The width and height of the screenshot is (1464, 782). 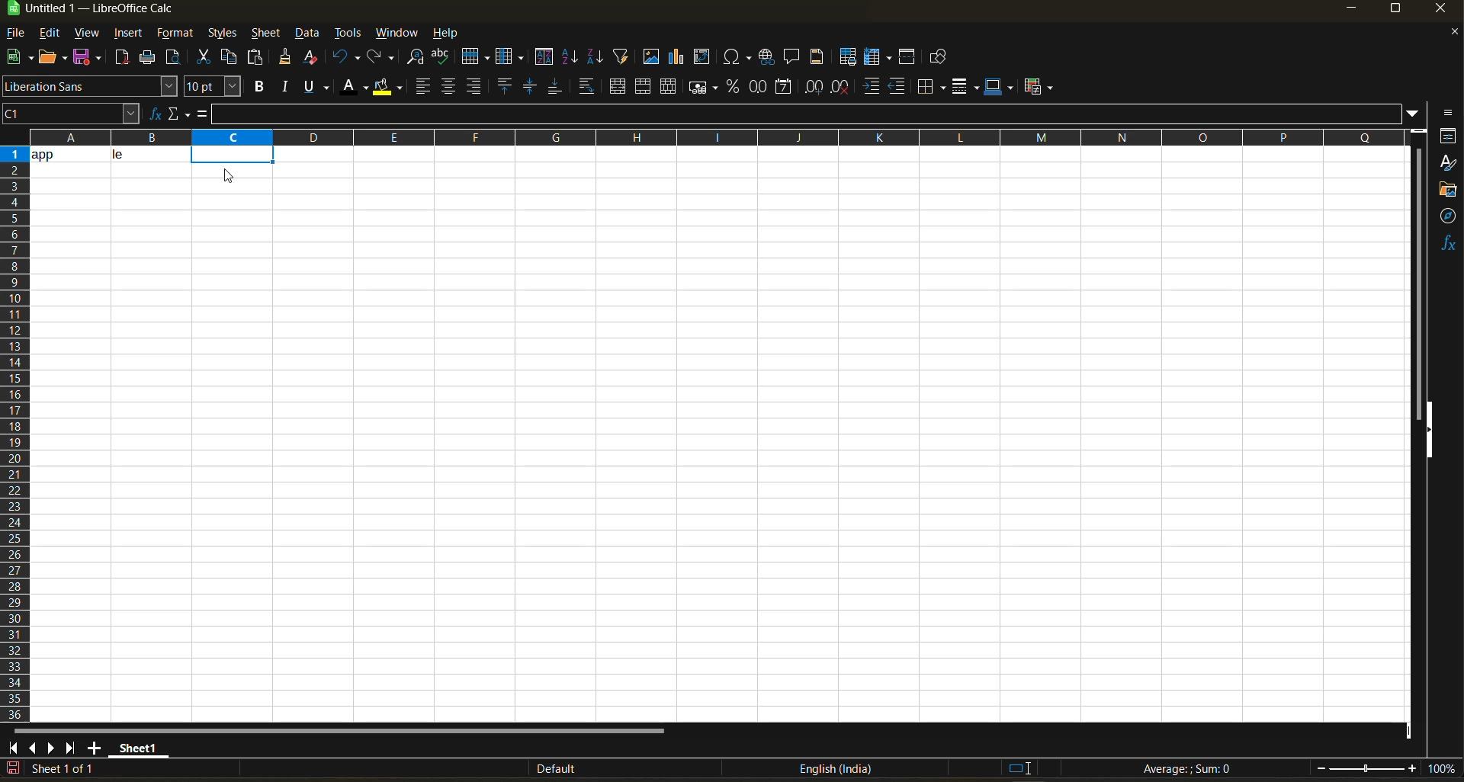 I want to click on expand formula bar, so click(x=1413, y=112).